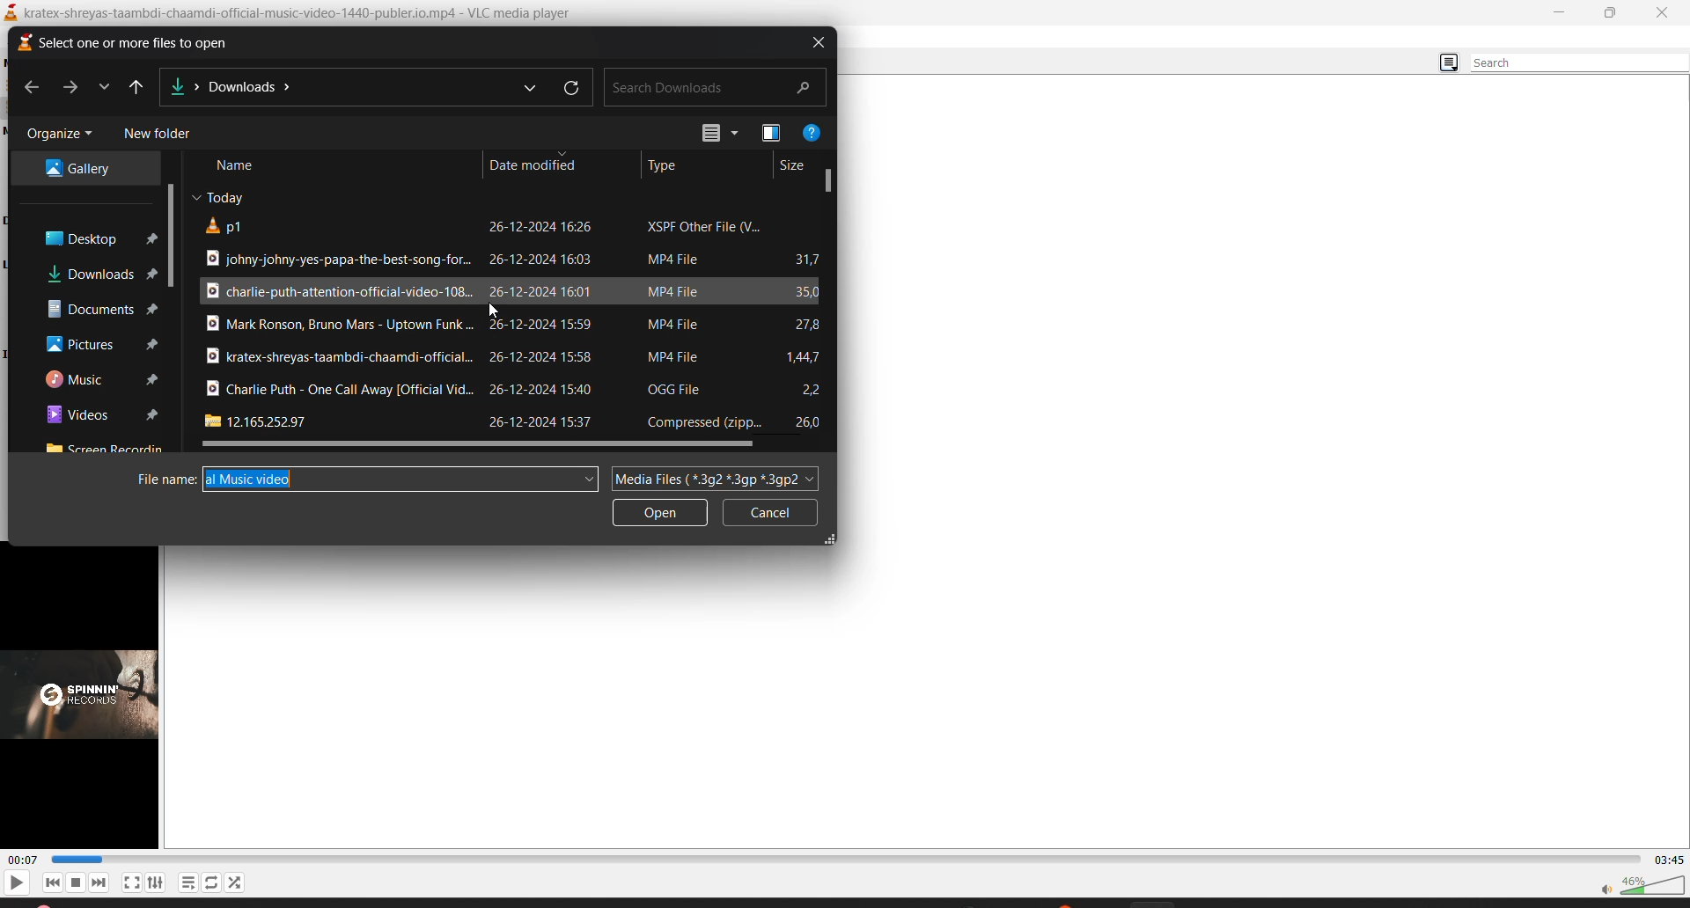  What do you see at coordinates (550, 262) in the screenshot?
I see `date modified` at bounding box center [550, 262].